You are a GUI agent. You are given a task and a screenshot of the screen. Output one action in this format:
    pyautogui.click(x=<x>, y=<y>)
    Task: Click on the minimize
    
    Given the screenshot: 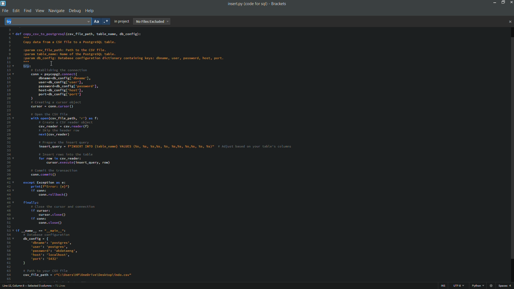 What is the action you would take?
    pyautogui.click(x=493, y=2)
    